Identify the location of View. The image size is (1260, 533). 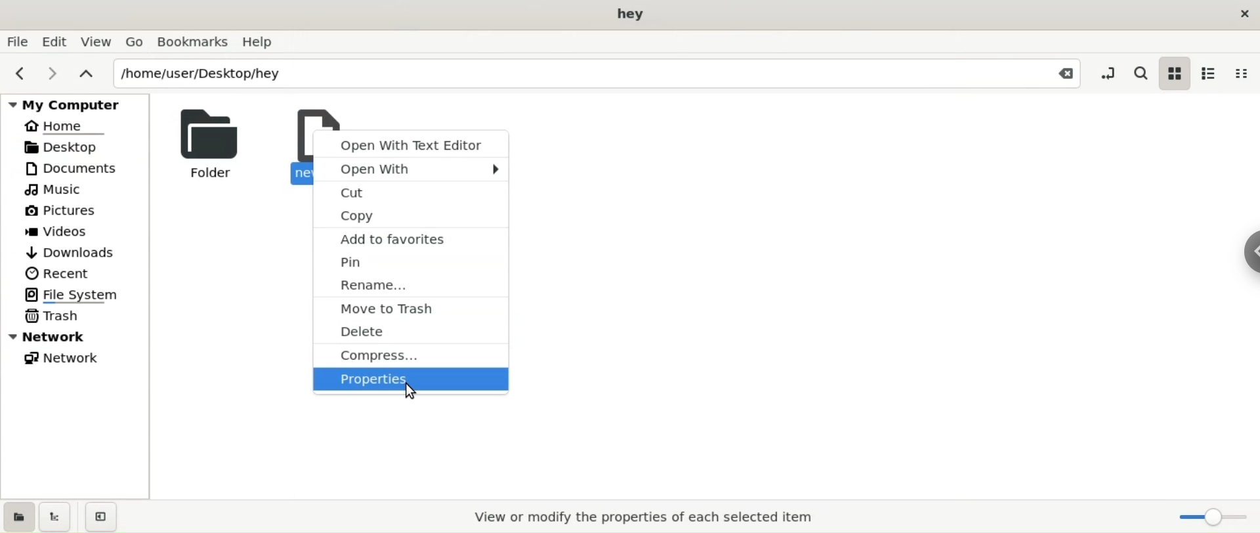
(96, 42).